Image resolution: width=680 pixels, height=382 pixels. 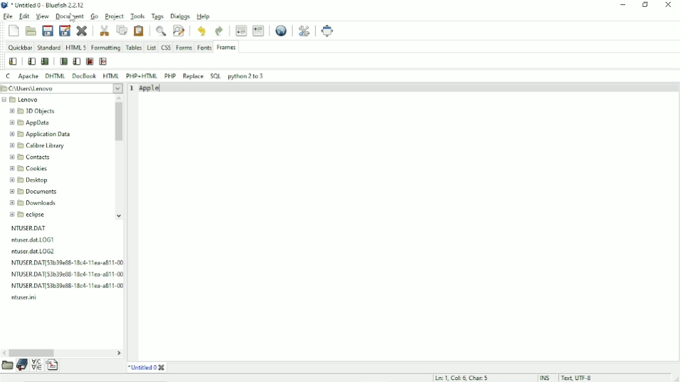 What do you see at coordinates (32, 157) in the screenshot?
I see `Contacts` at bounding box center [32, 157].